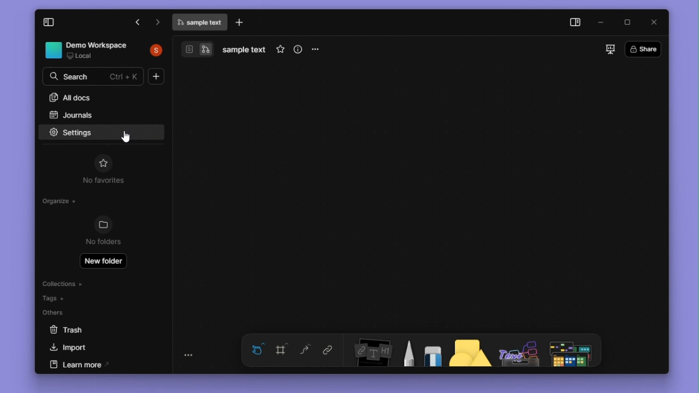 This screenshot has width=699, height=393. I want to click on All docs, so click(95, 99).